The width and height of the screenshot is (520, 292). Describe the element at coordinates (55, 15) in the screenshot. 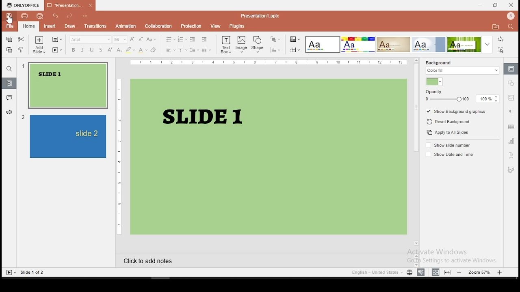

I see `undo` at that location.